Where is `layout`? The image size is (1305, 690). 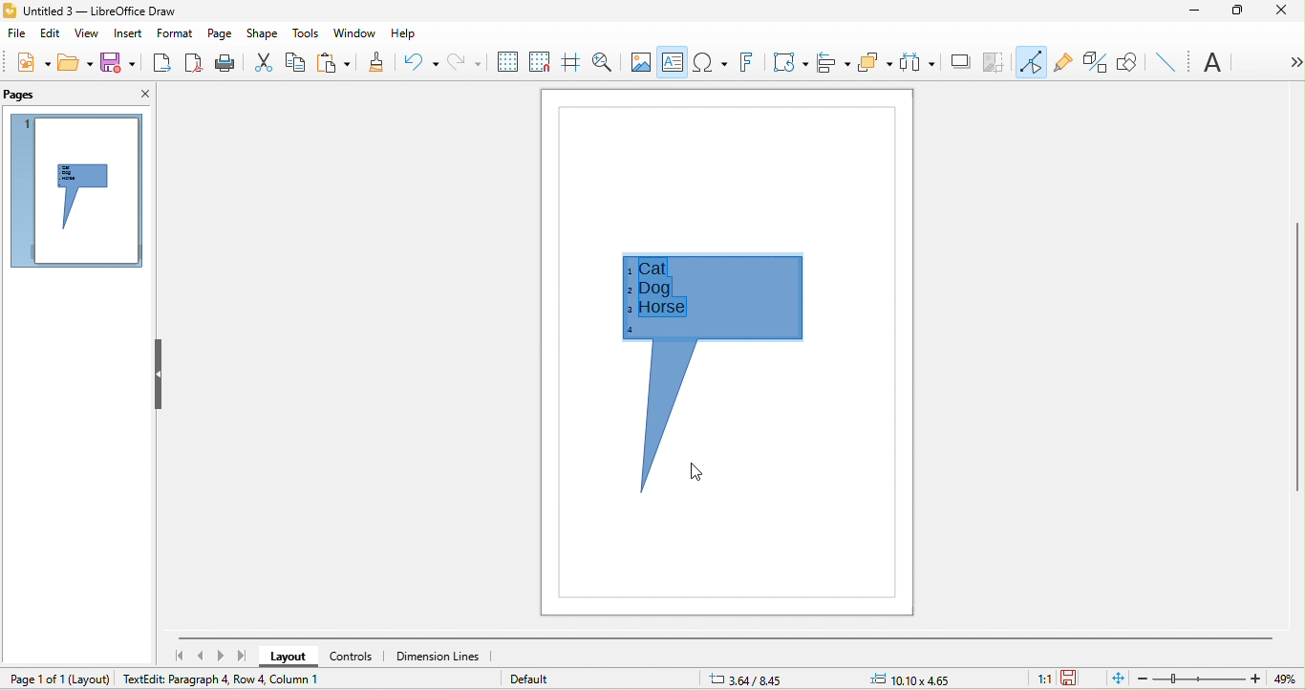
layout is located at coordinates (93, 677).